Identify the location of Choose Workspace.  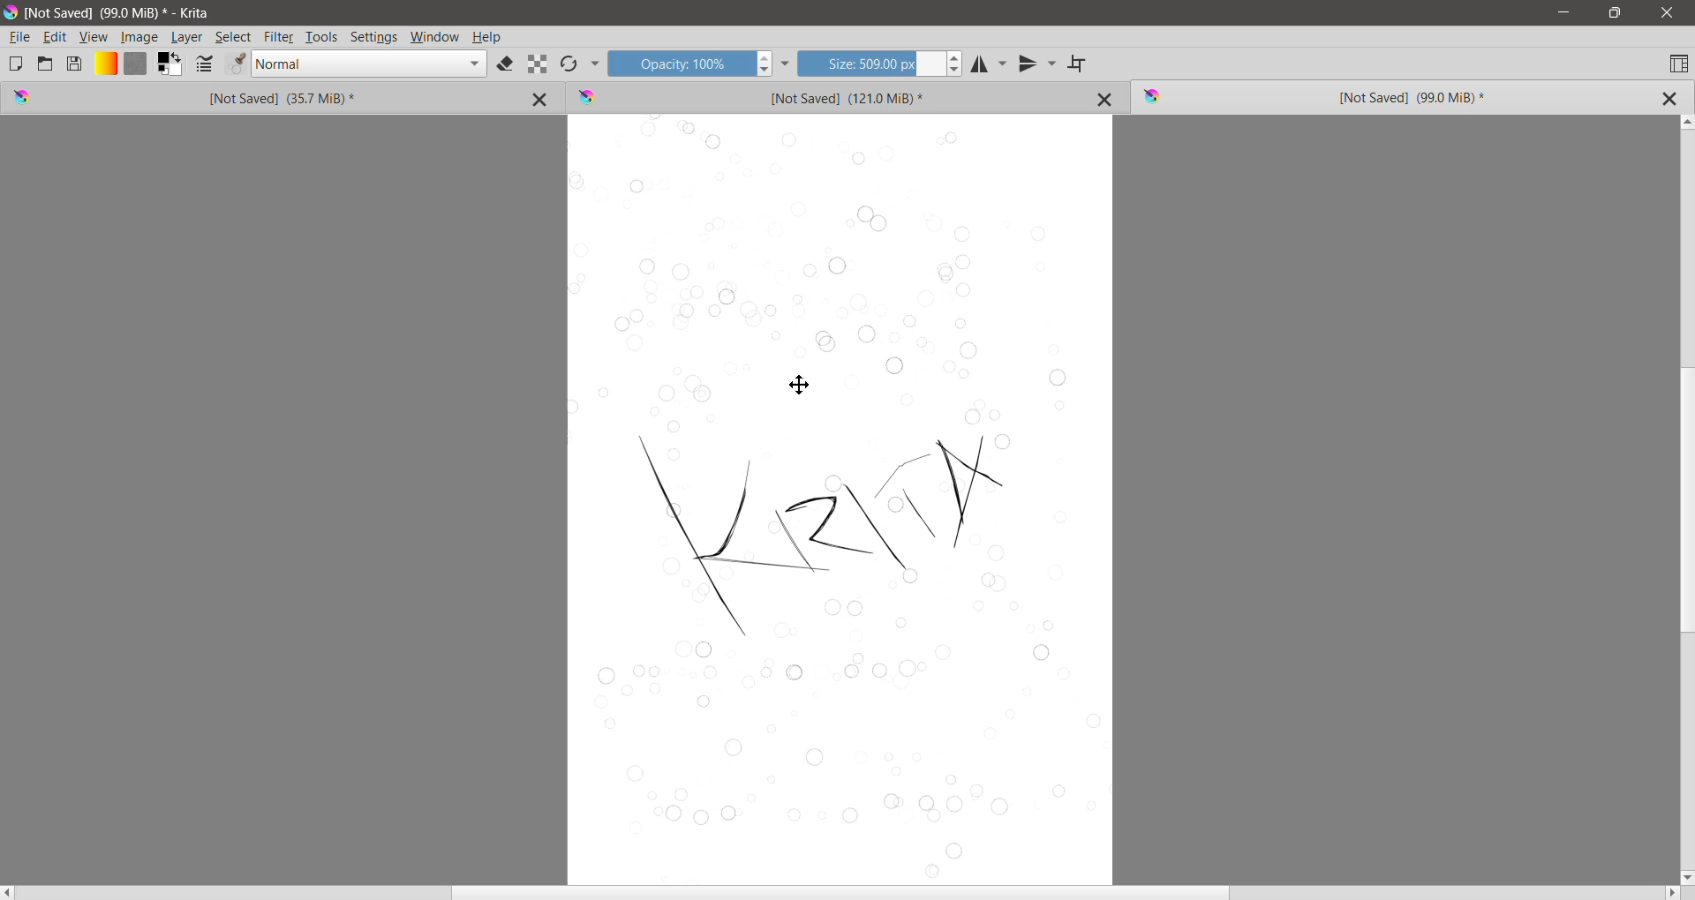
(1678, 63).